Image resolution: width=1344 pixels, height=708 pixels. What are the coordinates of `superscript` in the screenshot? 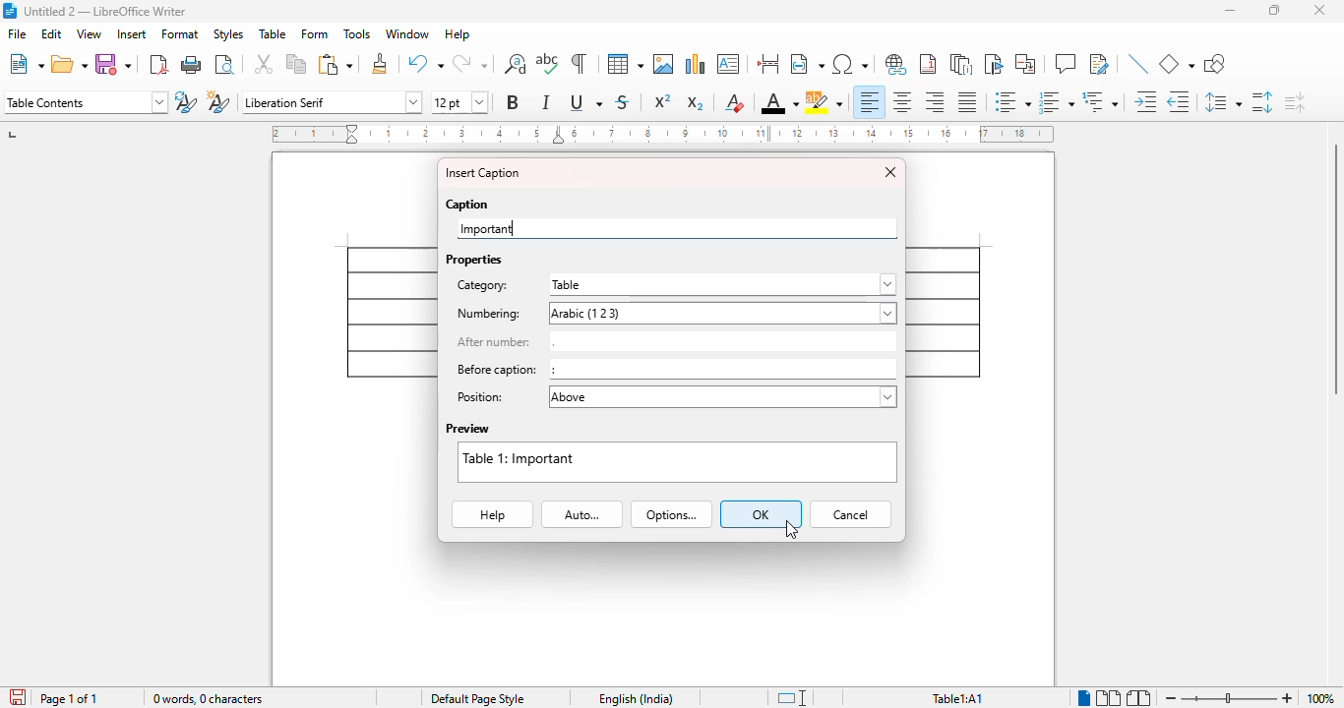 It's located at (663, 100).